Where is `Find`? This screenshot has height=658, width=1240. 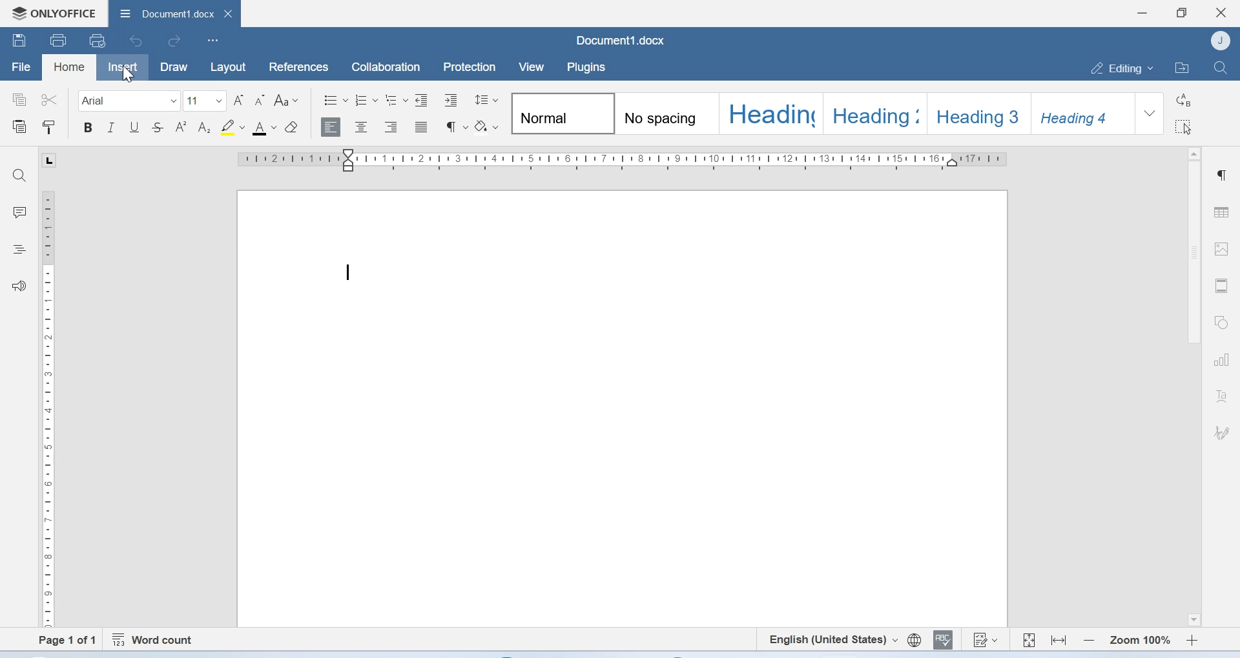 Find is located at coordinates (1221, 67).